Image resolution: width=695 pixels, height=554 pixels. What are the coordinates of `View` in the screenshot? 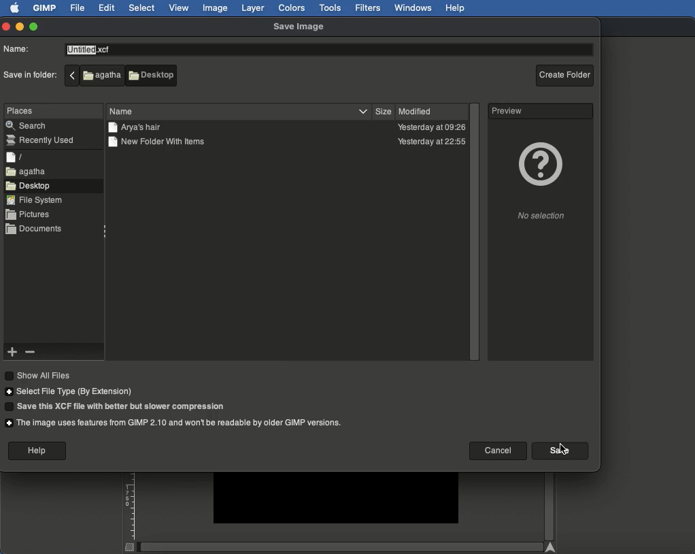 It's located at (180, 8).